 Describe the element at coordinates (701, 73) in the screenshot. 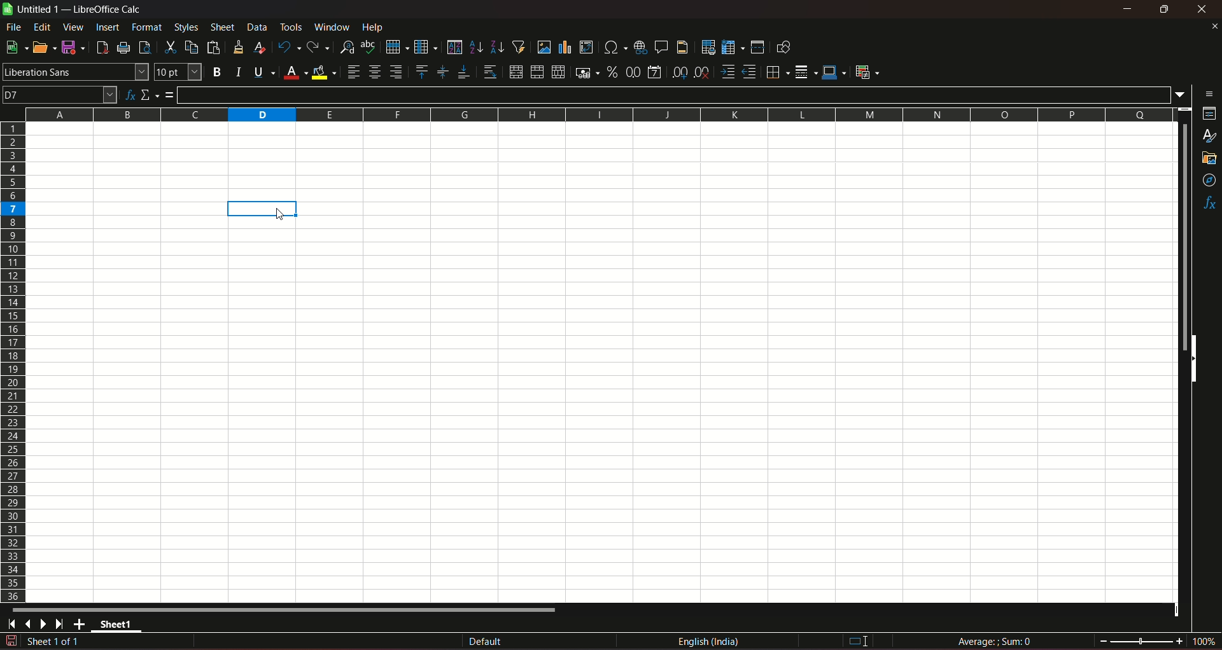

I see `delete decimal place` at that location.